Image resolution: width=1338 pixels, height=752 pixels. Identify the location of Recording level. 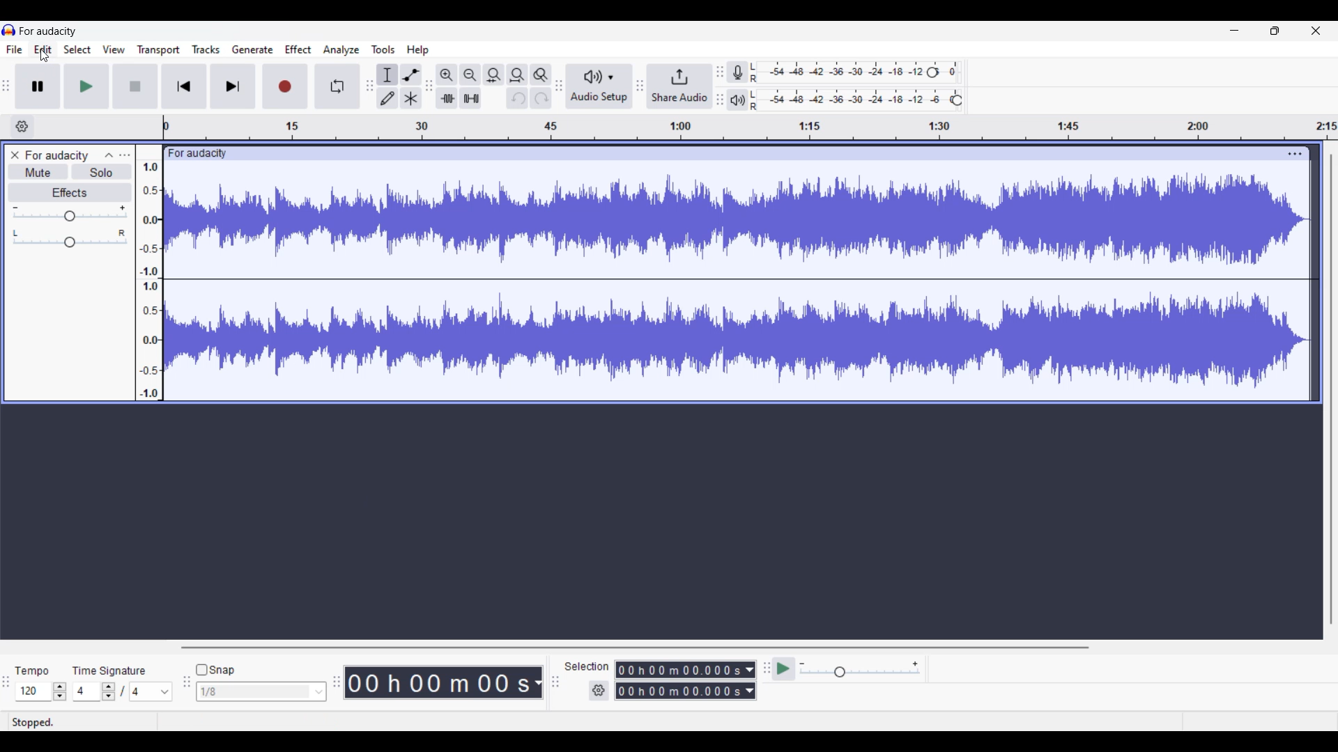
(836, 72).